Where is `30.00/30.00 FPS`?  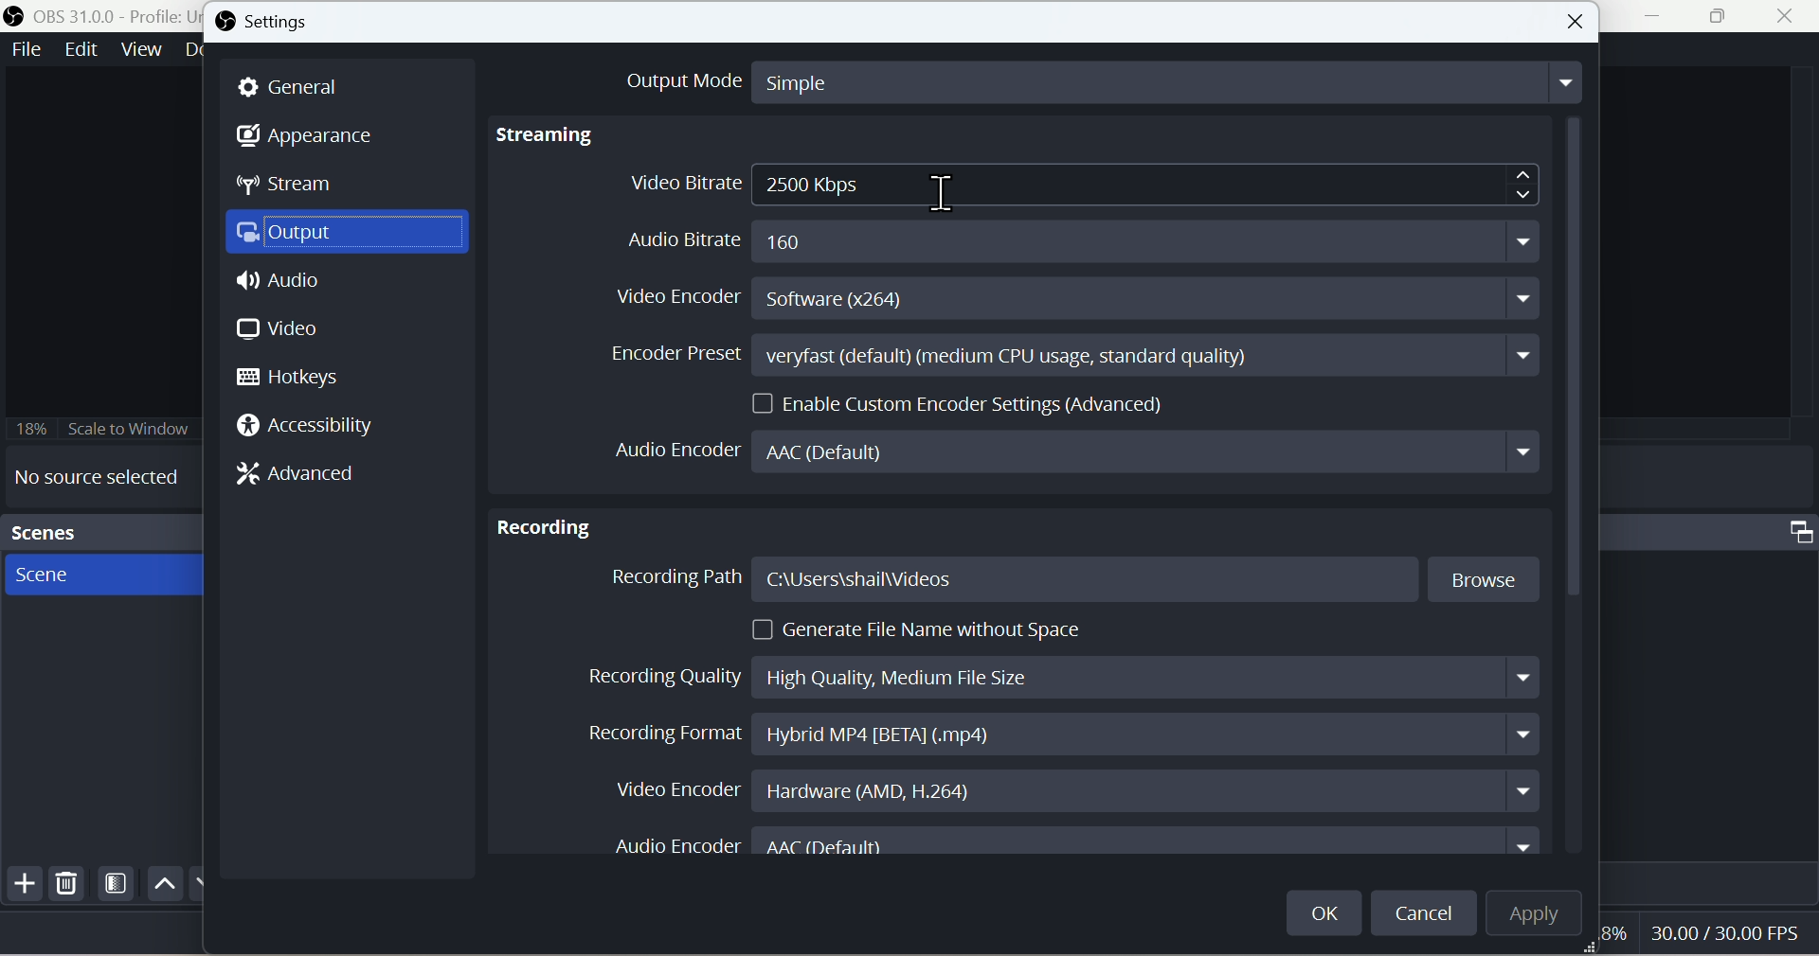
30.00/30.00 FPS is located at coordinates (1719, 931).